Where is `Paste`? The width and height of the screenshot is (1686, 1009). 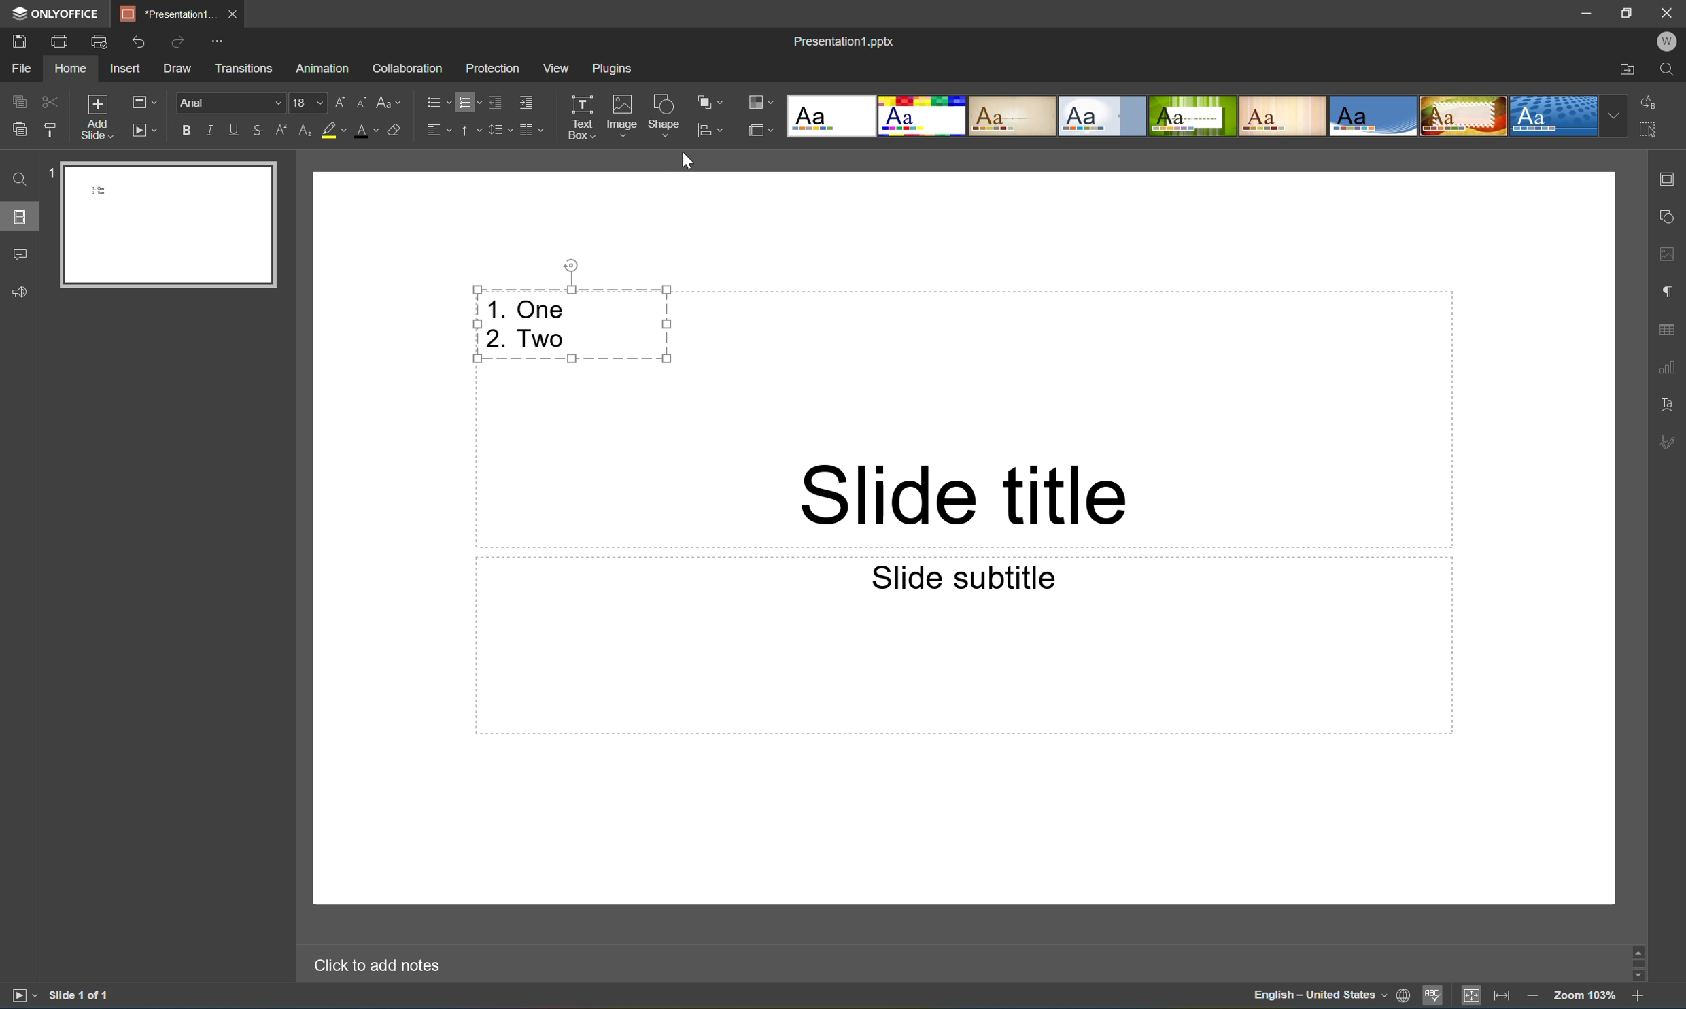
Paste is located at coordinates (19, 129).